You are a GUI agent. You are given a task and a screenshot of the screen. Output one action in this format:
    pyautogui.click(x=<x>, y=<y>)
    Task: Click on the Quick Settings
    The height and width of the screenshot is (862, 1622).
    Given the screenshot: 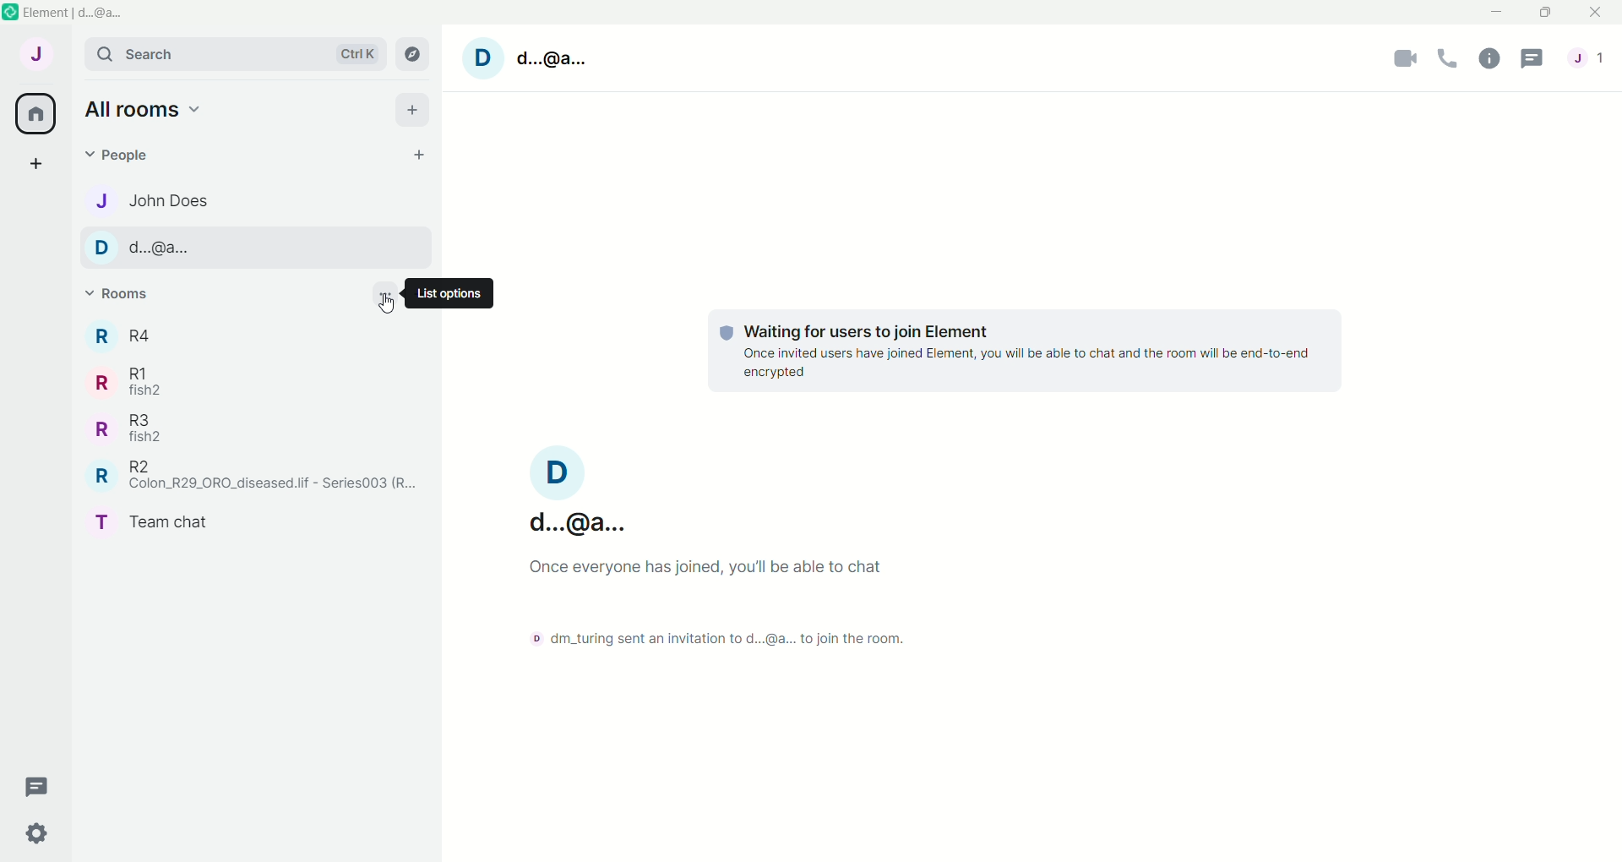 What is the action you would take?
    pyautogui.click(x=38, y=835)
    